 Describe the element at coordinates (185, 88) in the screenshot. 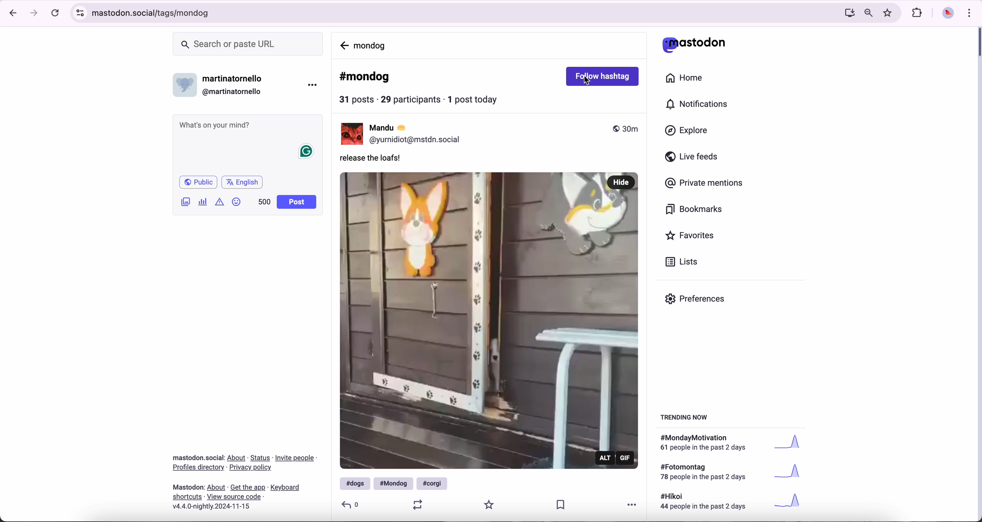

I see `profile` at that location.